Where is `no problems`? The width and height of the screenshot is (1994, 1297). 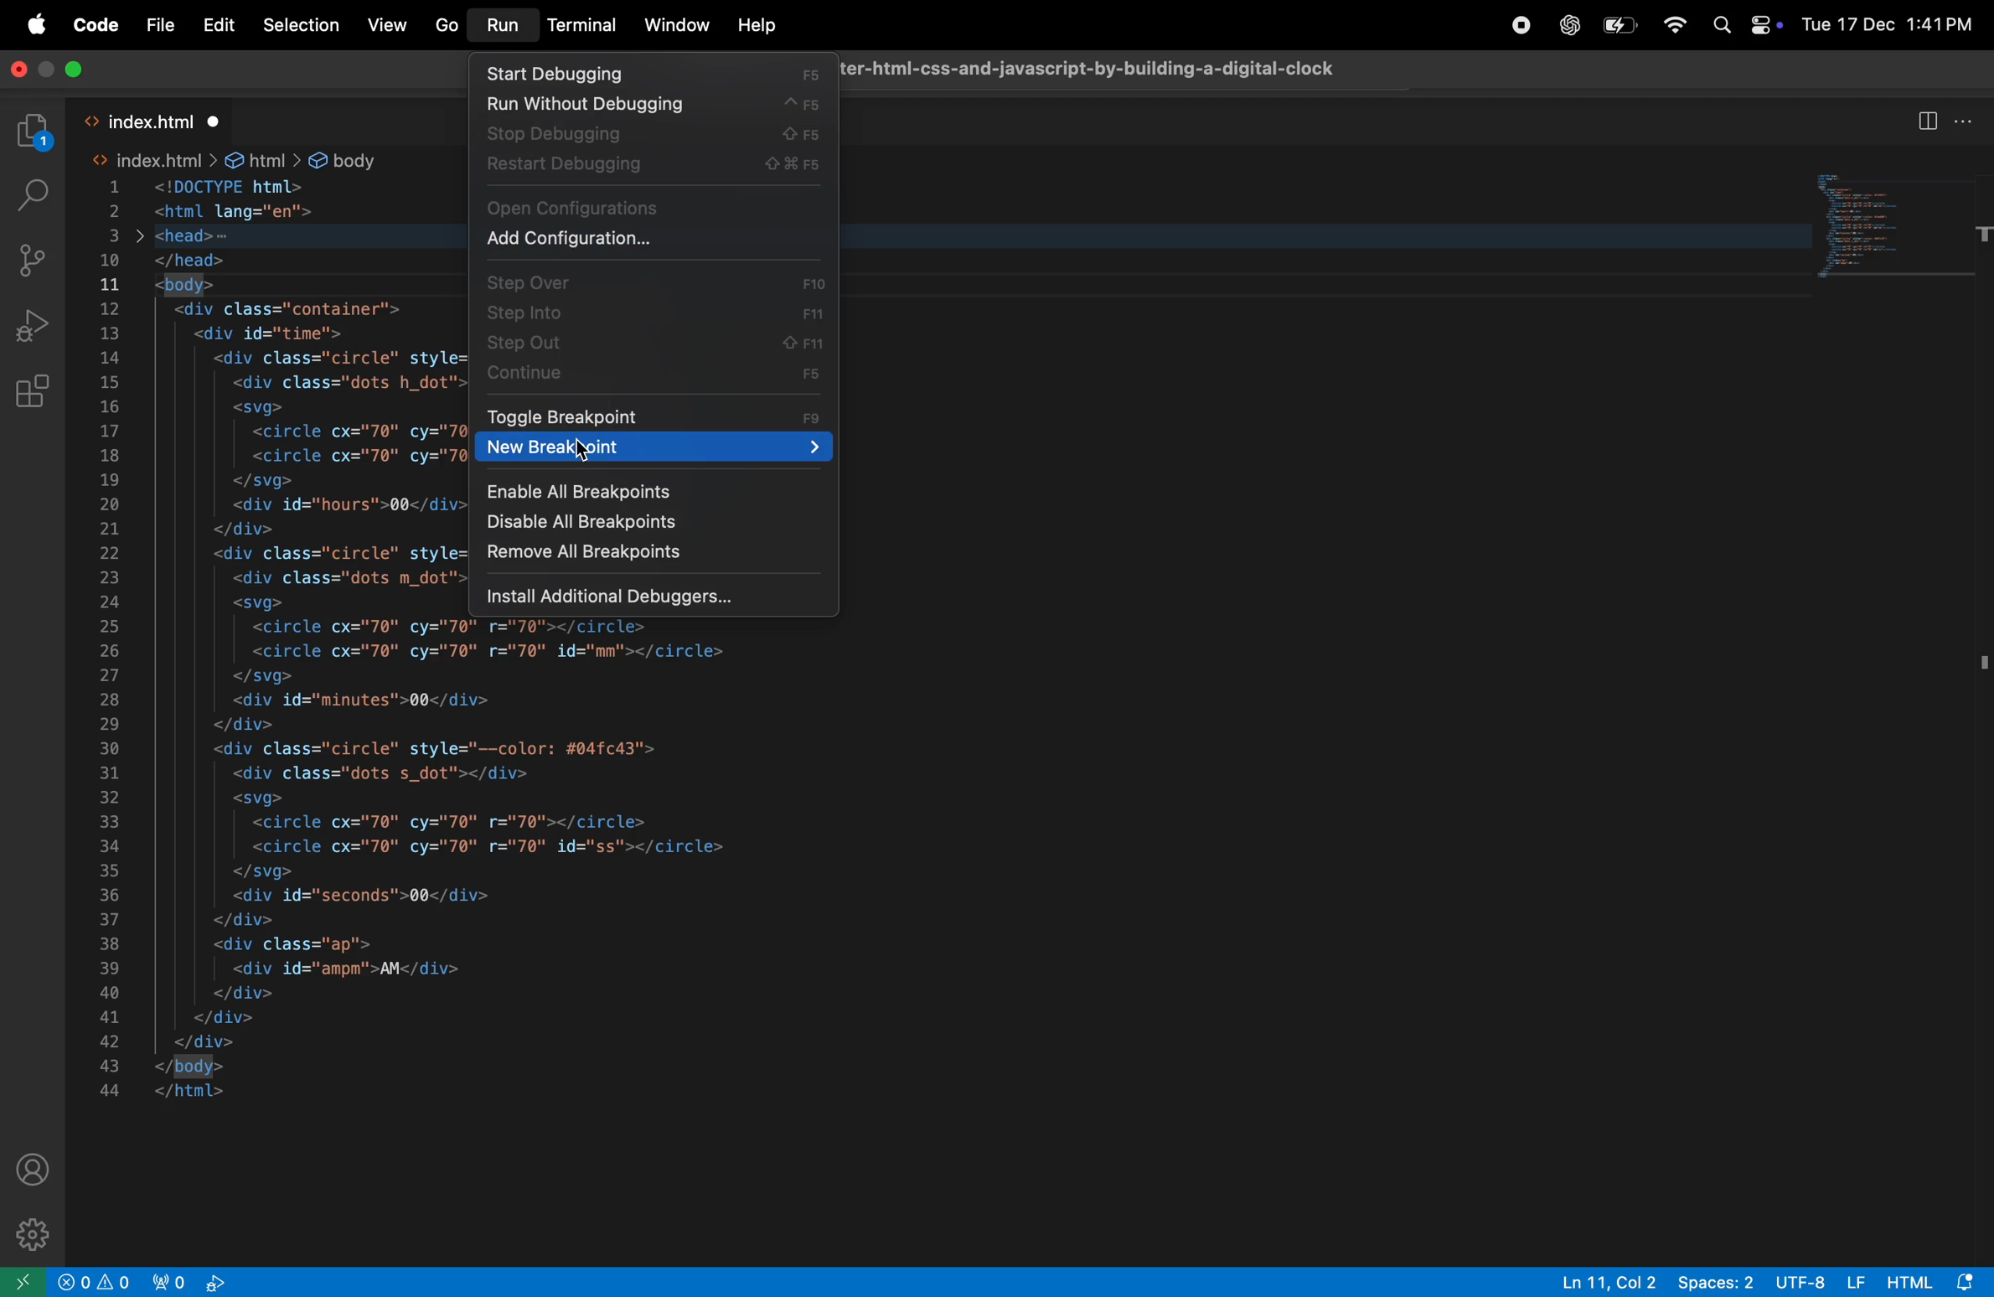
no problems is located at coordinates (97, 1282).